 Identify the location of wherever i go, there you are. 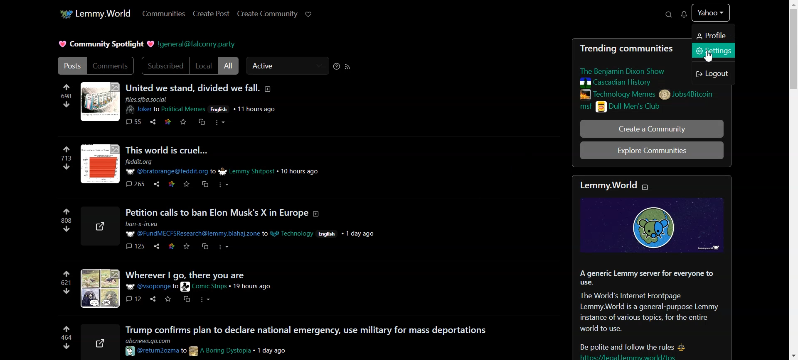
(205, 275).